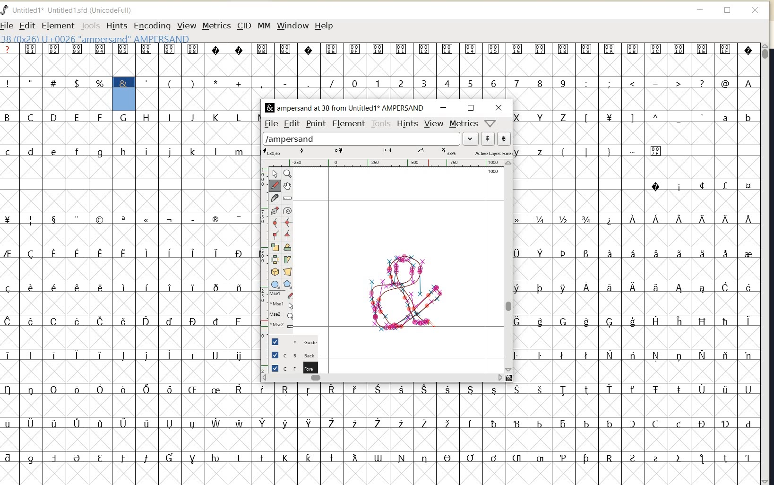 The width and height of the screenshot is (774, 485). What do you see at coordinates (271, 123) in the screenshot?
I see `FILE` at bounding box center [271, 123].